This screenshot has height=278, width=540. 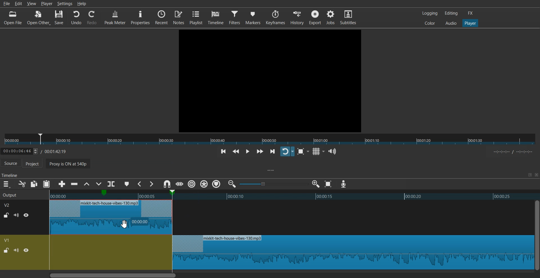 What do you see at coordinates (235, 17) in the screenshot?
I see `Filters` at bounding box center [235, 17].